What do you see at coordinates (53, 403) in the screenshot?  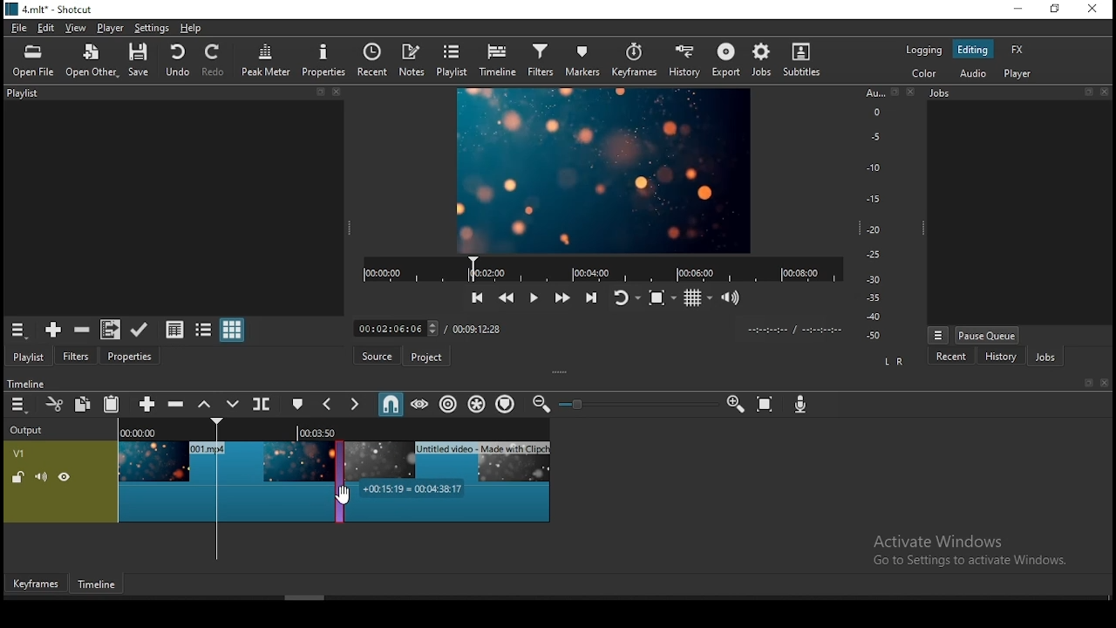 I see `cut` at bounding box center [53, 403].